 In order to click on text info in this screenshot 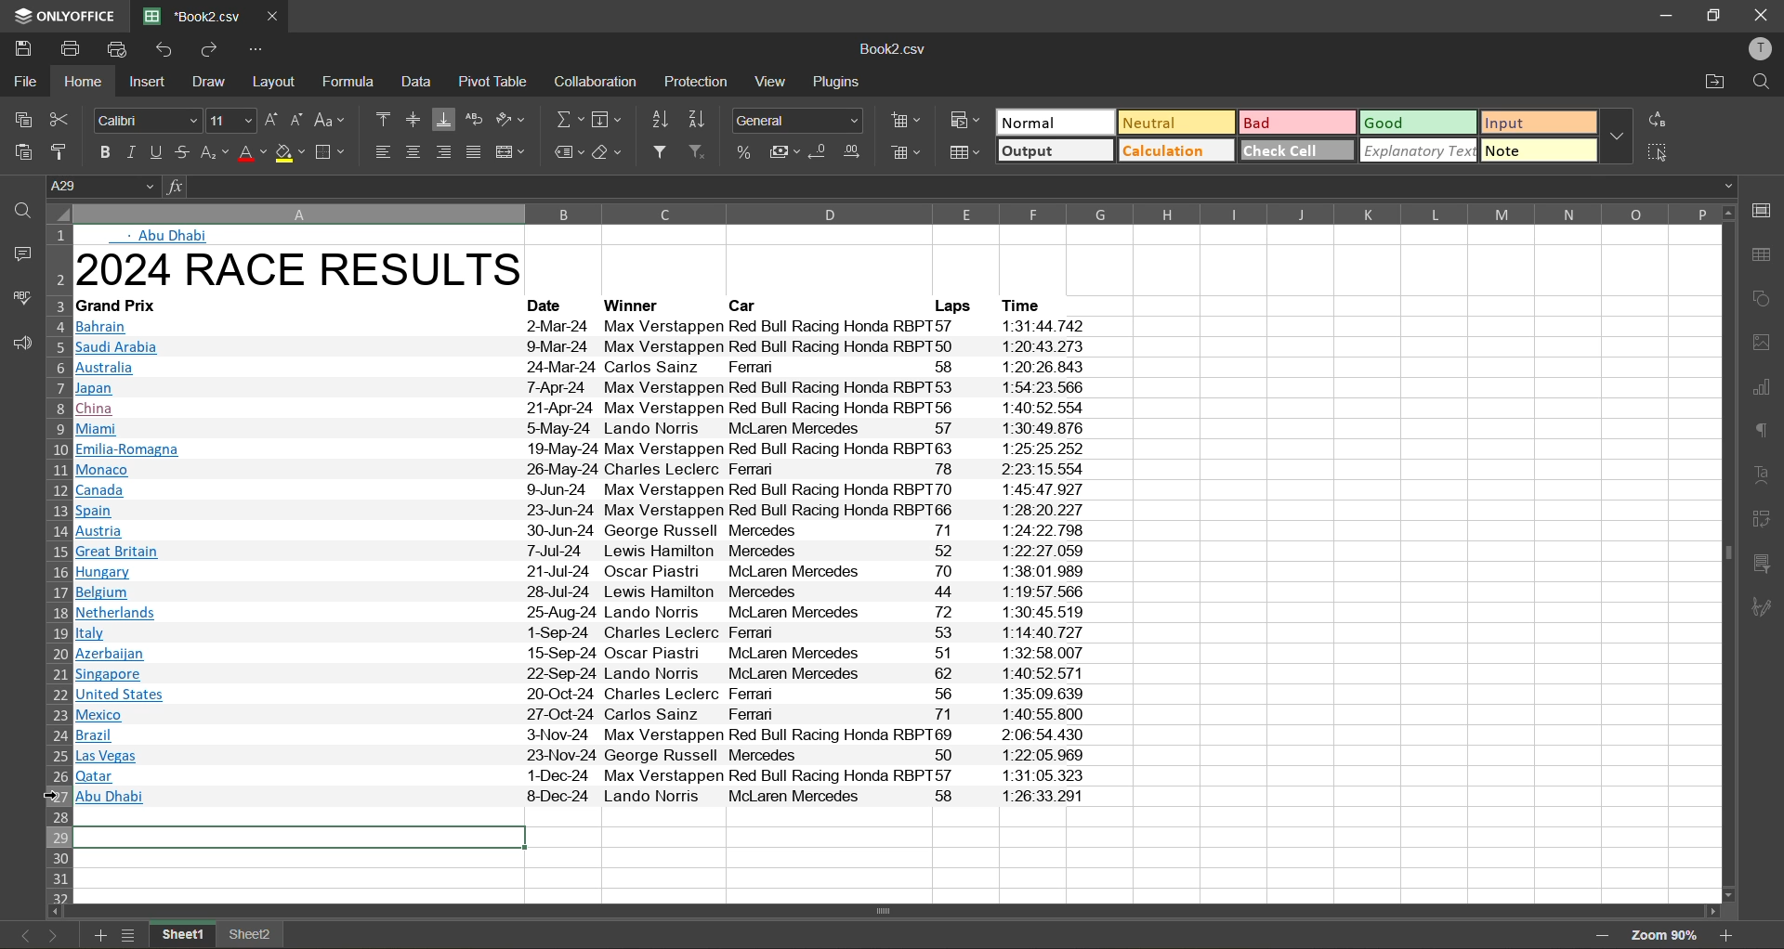, I will do `click(949, 305)`.